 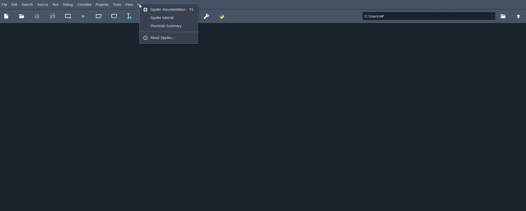 What do you see at coordinates (28, 5) in the screenshot?
I see `Search` at bounding box center [28, 5].